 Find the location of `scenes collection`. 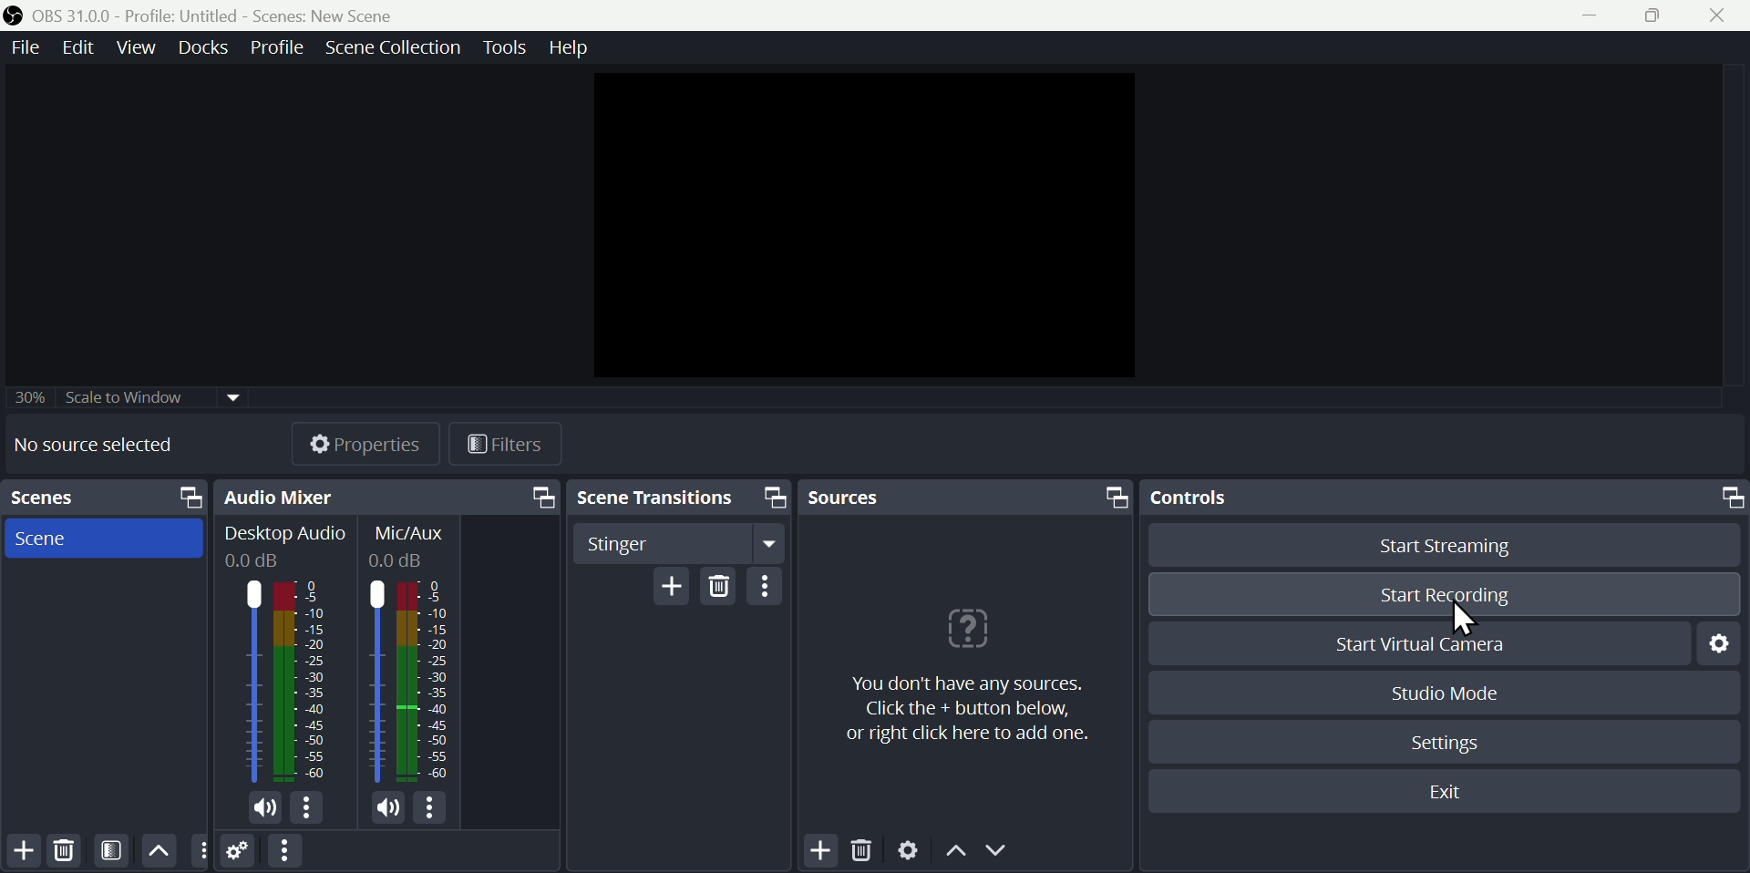

scenes collection is located at coordinates (392, 47).